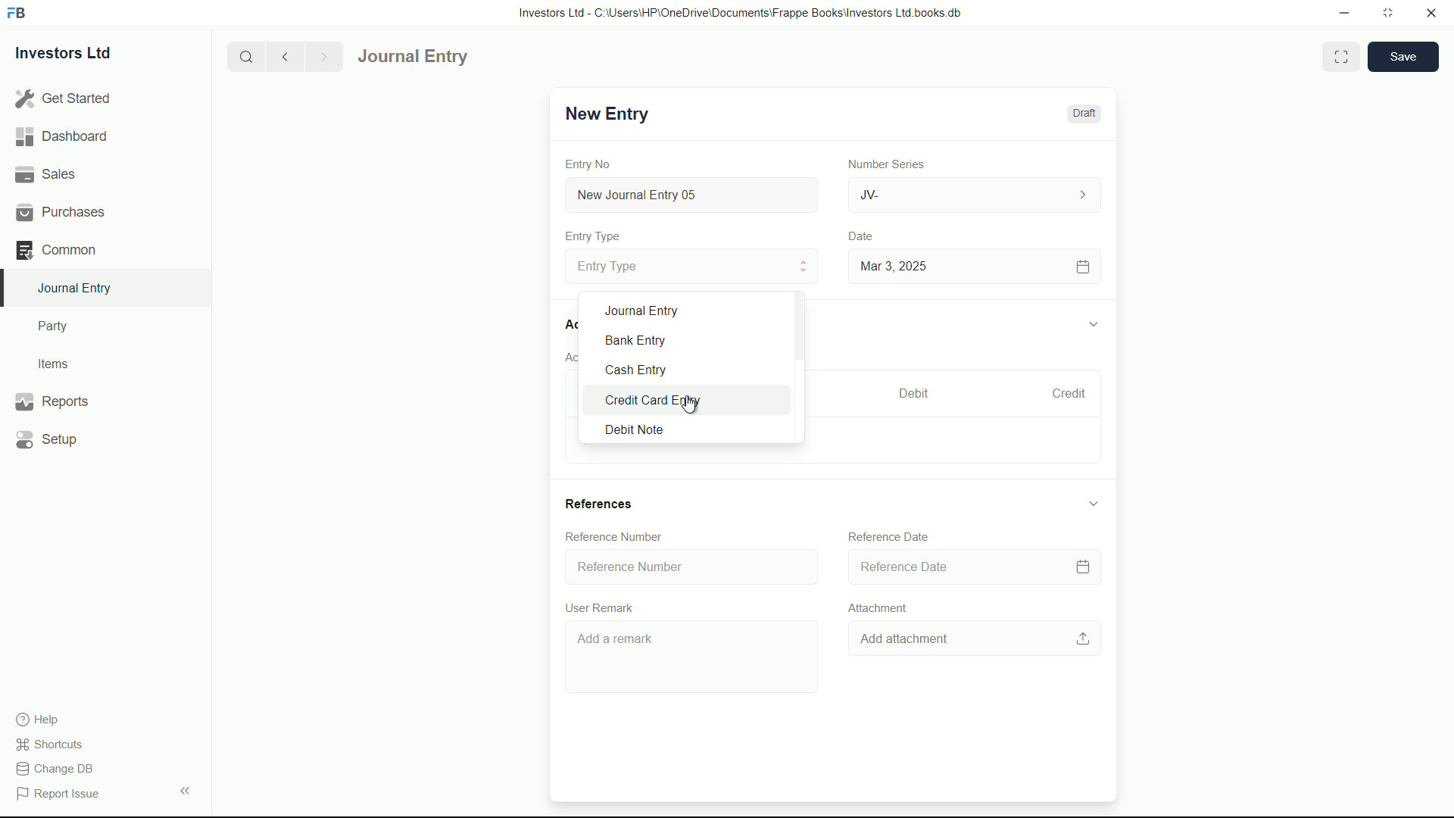 This screenshot has width=1454, height=818. What do you see at coordinates (690, 265) in the screenshot?
I see `Entry Type` at bounding box center [690, 265].